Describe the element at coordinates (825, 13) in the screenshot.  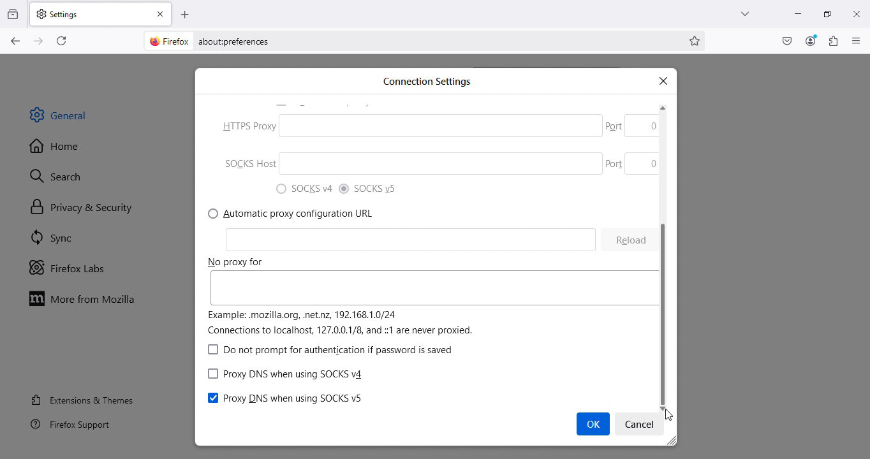
I see `Maximize` at that location.